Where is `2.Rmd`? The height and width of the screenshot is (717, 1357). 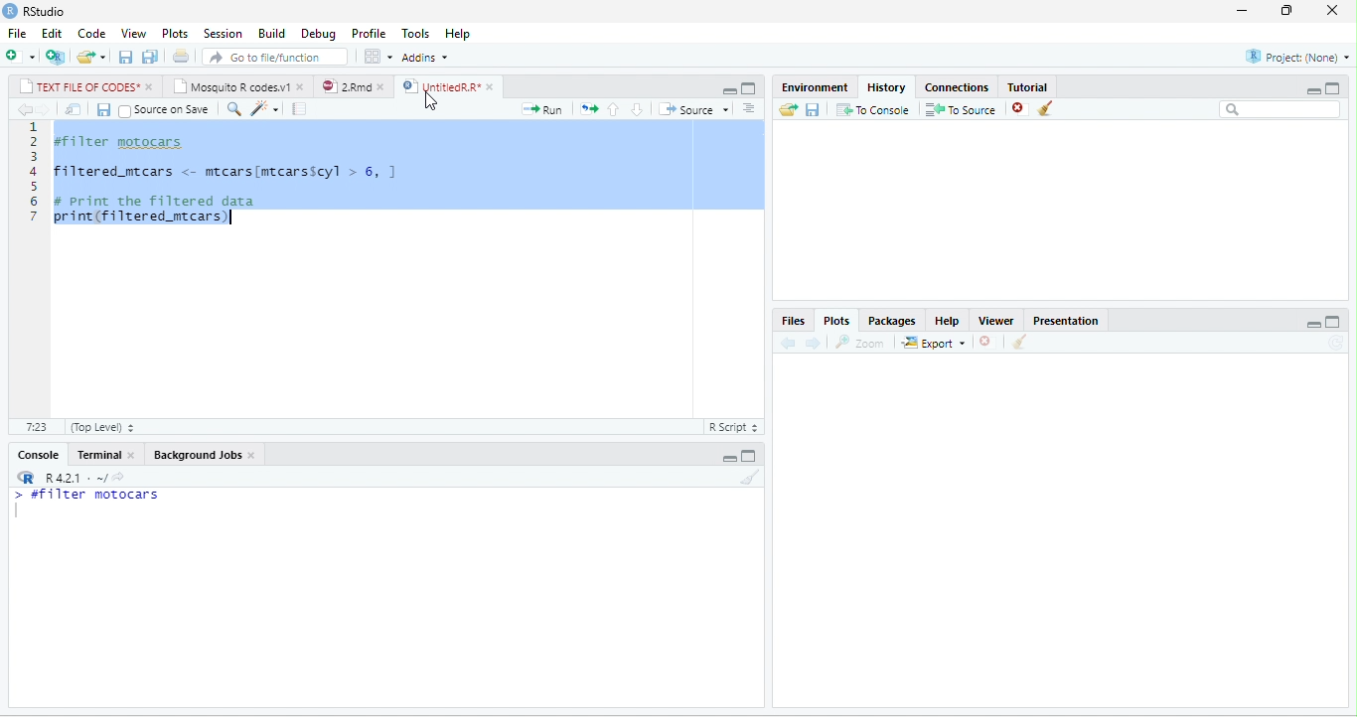 2.Rmd is located at coordinates (346, 86).